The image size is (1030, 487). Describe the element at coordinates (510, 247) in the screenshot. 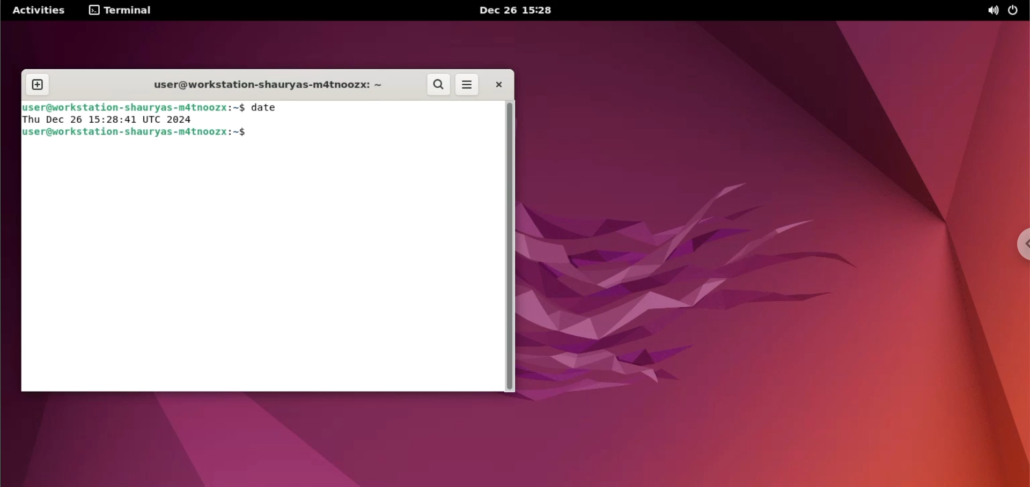

I see `scrollbar` at that location.